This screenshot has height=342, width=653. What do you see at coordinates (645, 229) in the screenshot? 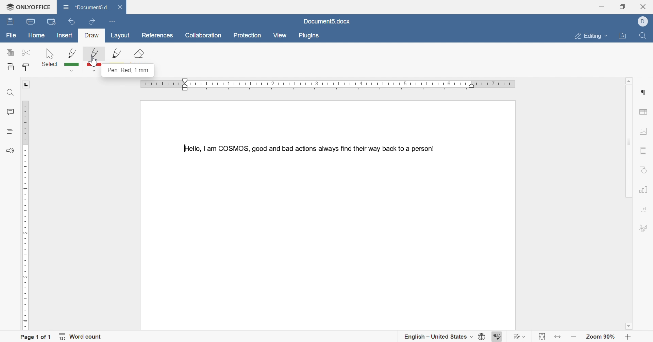
I see `signature settings` at bounding box center [645, 229].